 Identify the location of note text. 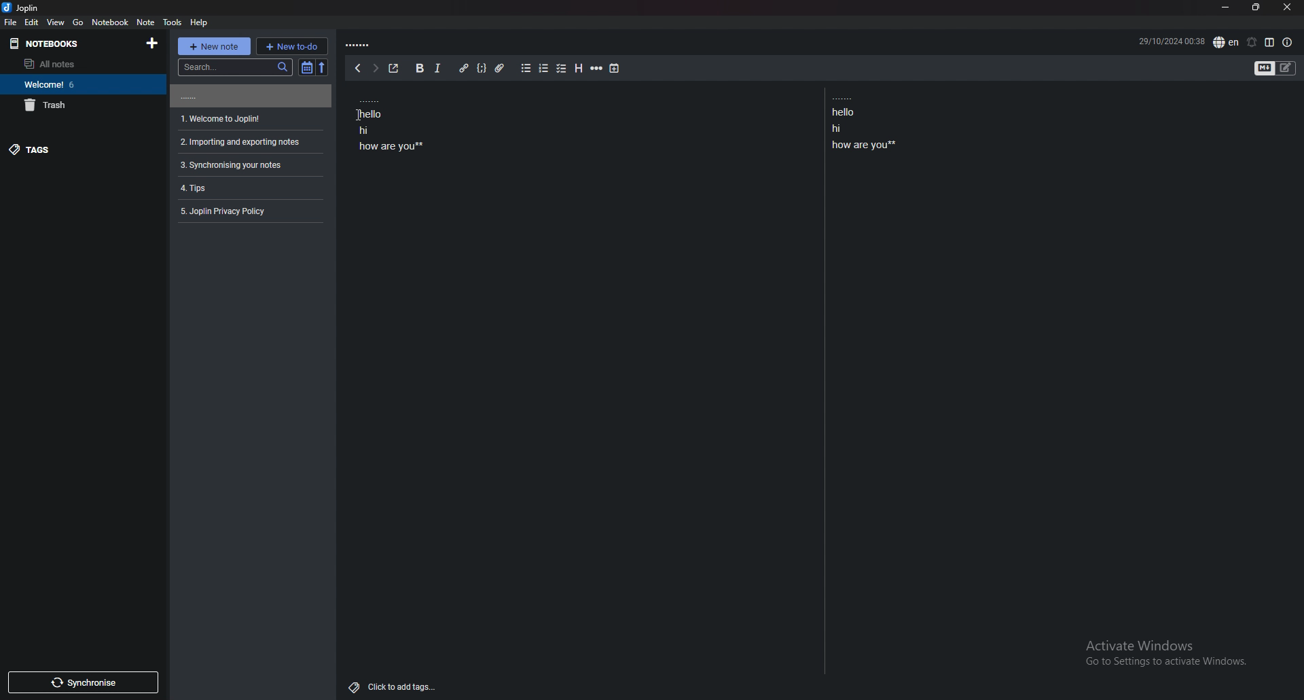
(389, 122).